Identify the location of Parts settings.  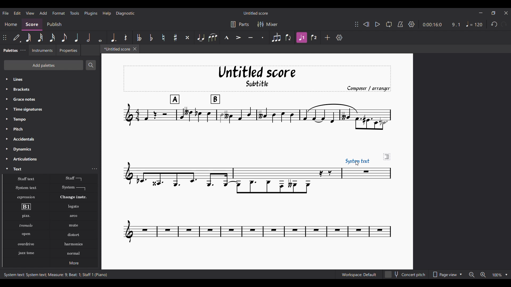
(240, 24).